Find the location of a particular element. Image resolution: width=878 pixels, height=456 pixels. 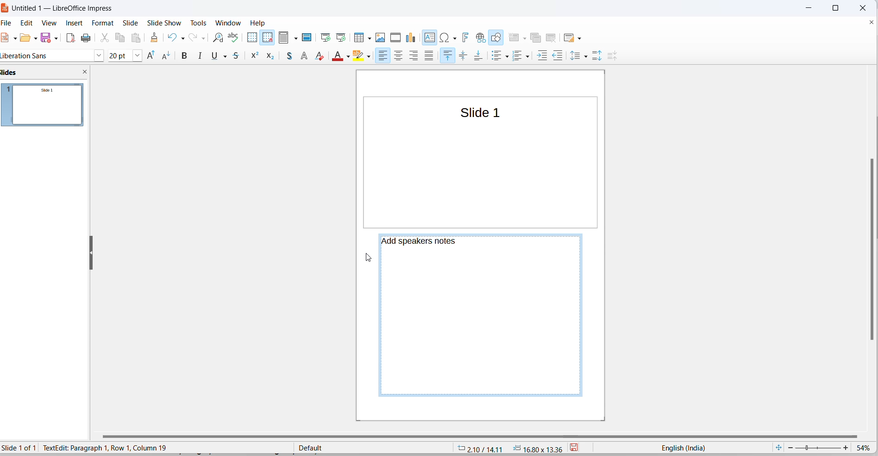

slides and close slideview is located at coordinates (45, 74).